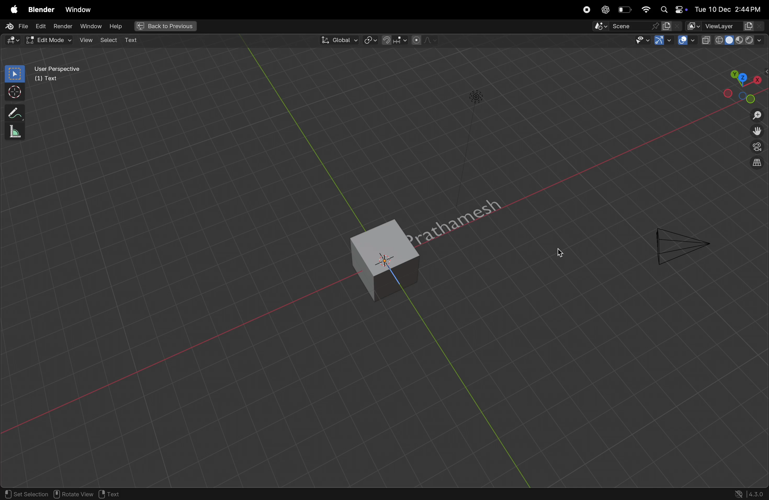 The height and width of the screenshot is (500, 769). Describe the element at coordinates (338, 40) in the screenshot. I see `Global` at that location.